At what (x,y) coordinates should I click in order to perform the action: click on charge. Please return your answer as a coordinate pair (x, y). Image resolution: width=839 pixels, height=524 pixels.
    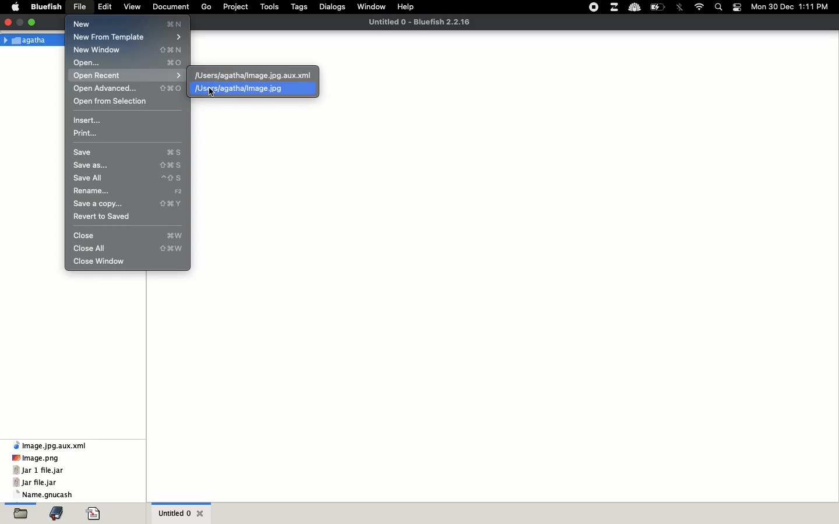
    Looking at the image, I should click on (660, 6).